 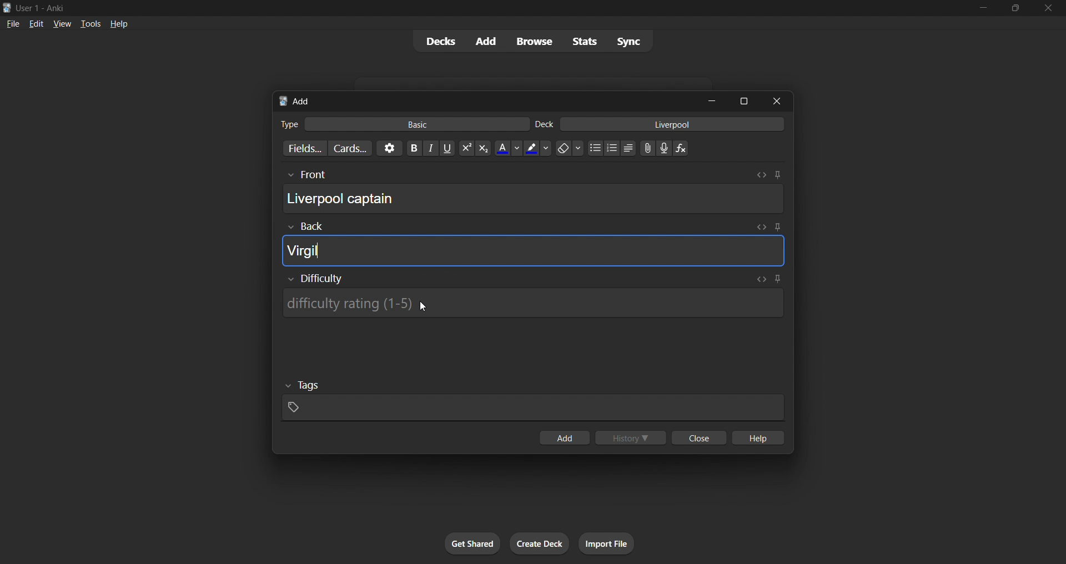 What do you see at coordinates (466, 148) in the screenshot?
I see `Superscript` at bounding box center [466, 148].